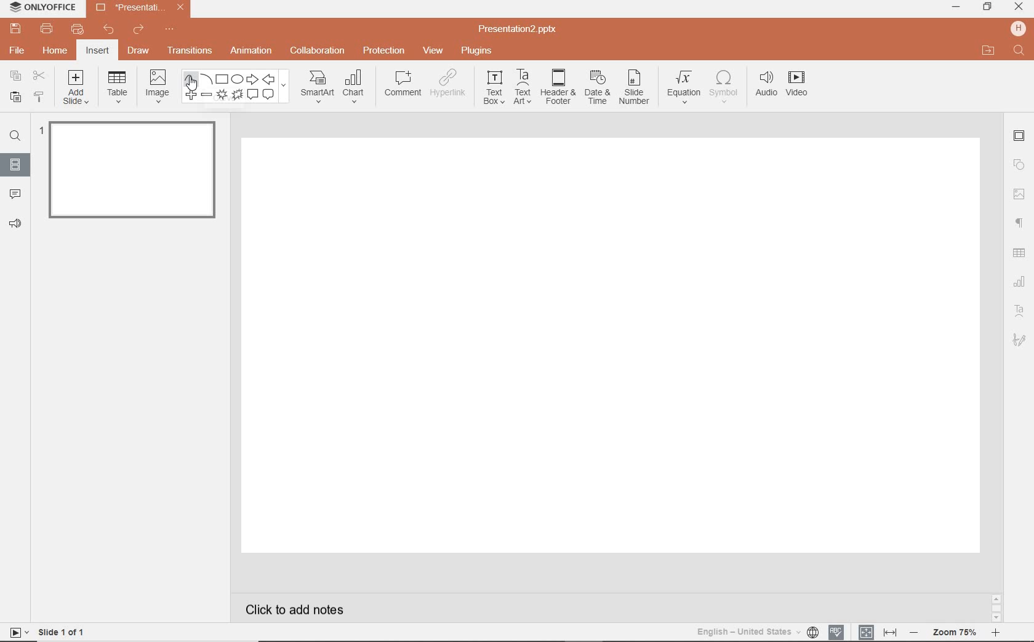  What do you see at coordinates (519, 31) in the screenshot?
I see `Presentation2.pptx` at bounding box center [519, 31].